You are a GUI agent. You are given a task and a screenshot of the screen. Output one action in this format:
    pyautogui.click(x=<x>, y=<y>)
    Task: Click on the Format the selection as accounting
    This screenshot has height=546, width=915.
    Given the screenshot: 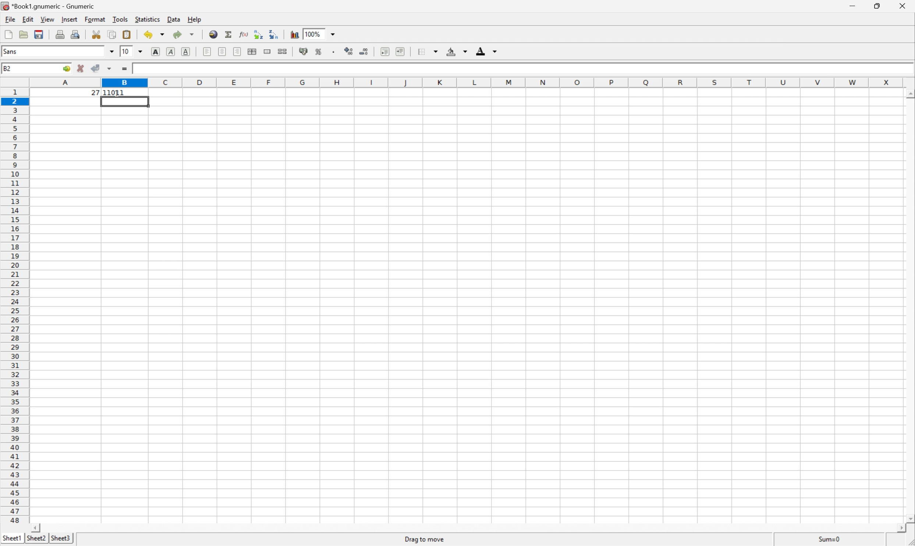 What is the action you would take?
    pyautogui.click(x=303, y=51)
    